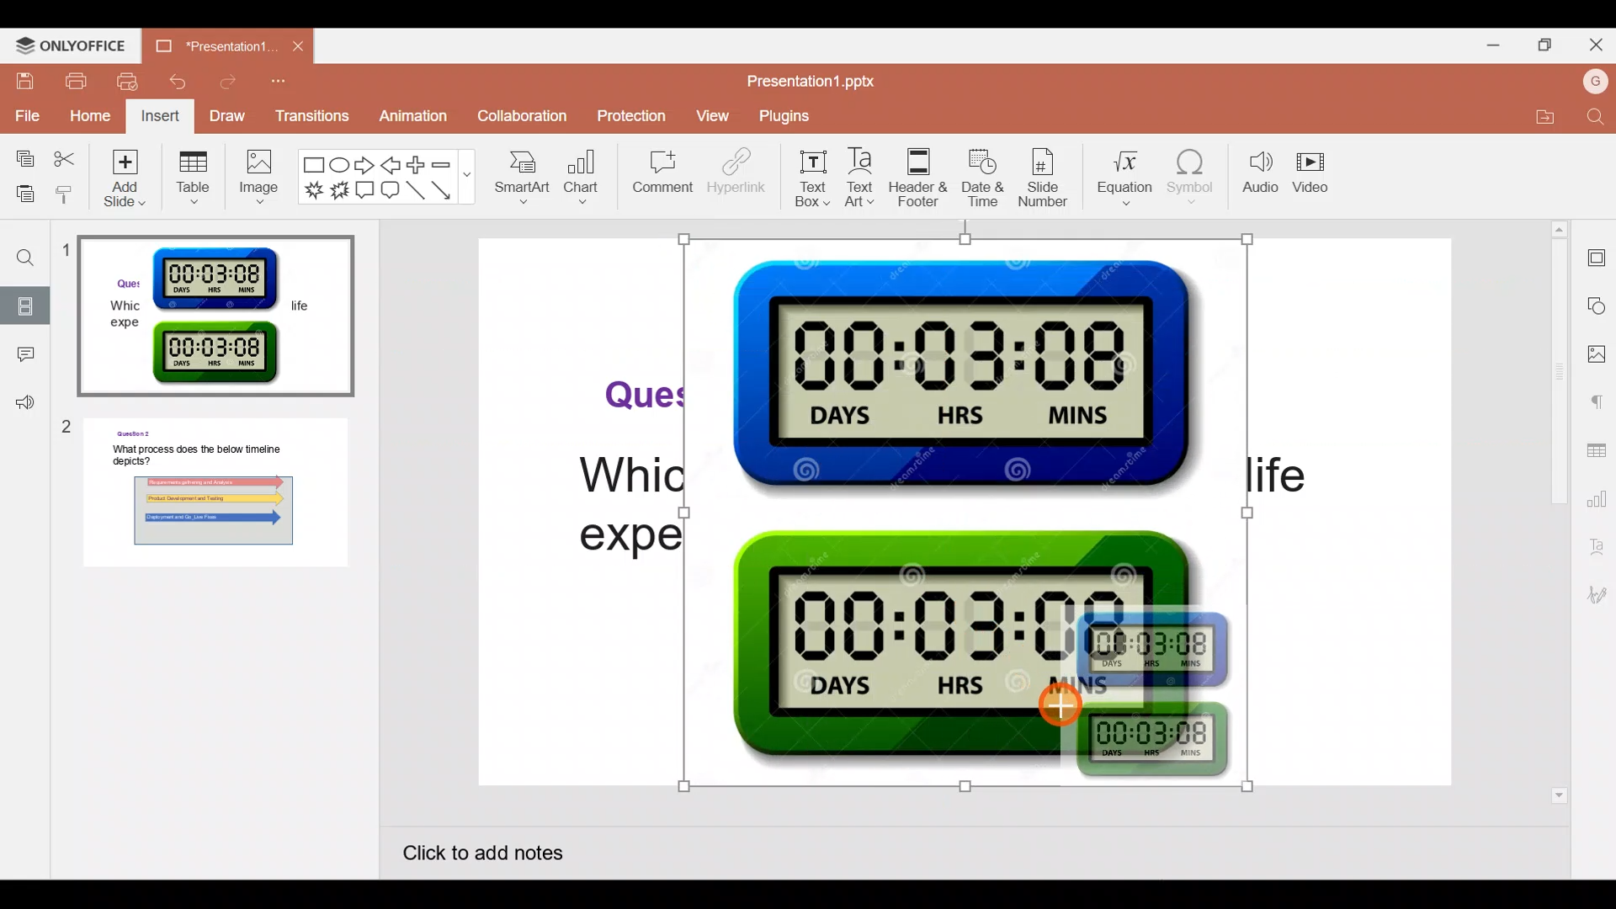 Image resolution: width=1616 pixels, height=909 pixels. What do you see at coordinates (19, 404) in the screenshot?
I see `Feedback & support` at bounding box center [19, 404].